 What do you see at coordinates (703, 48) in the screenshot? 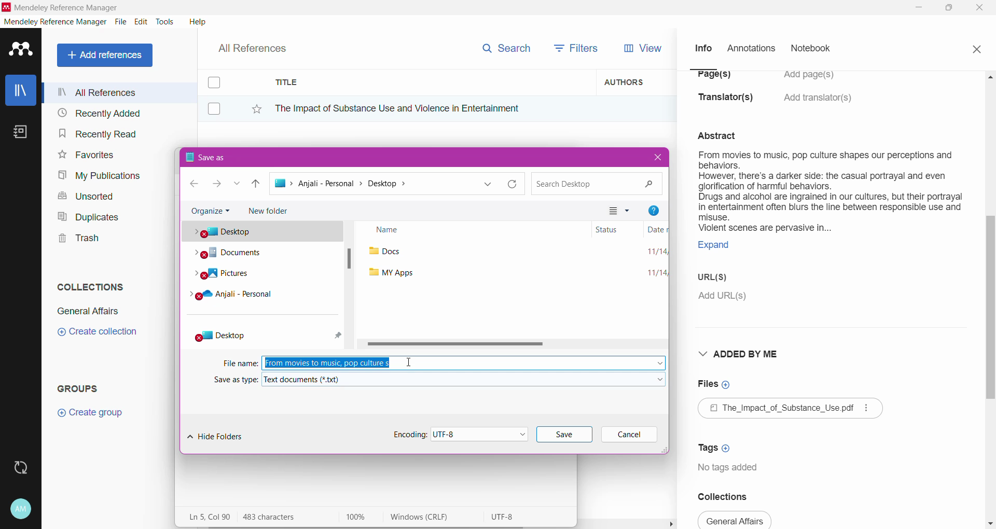
I see `Info` at bounding box center [703, 48].